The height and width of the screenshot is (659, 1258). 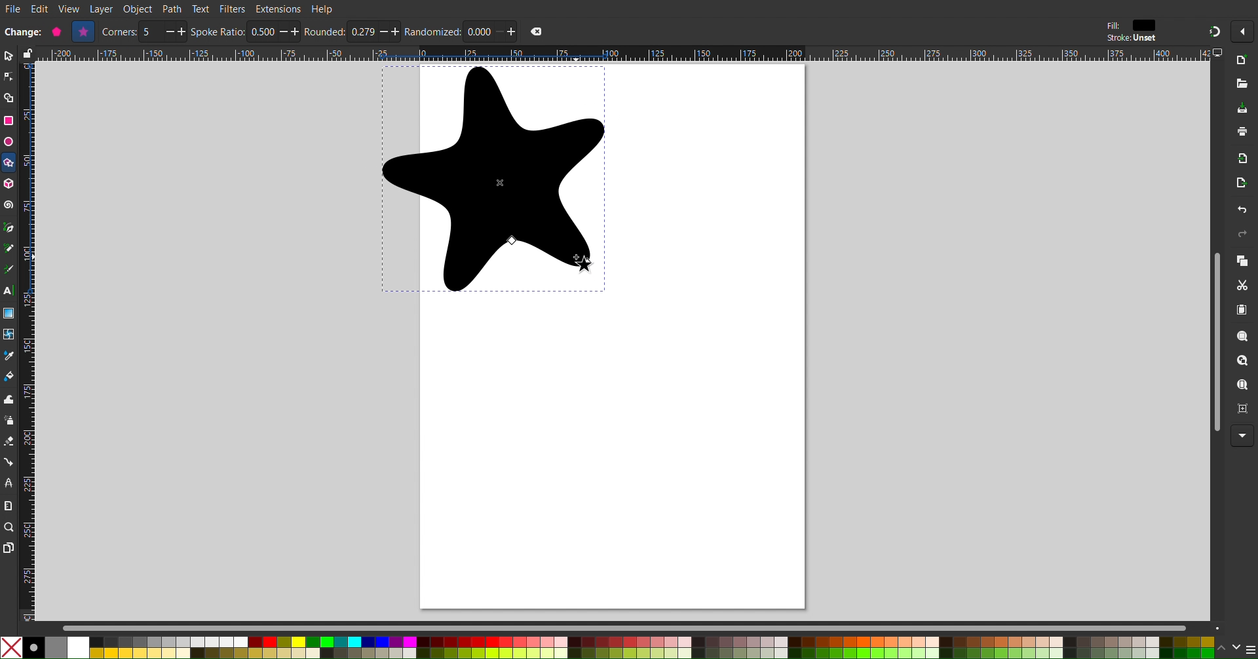 I want to click on Ellipse, so click(x=8, y=141).